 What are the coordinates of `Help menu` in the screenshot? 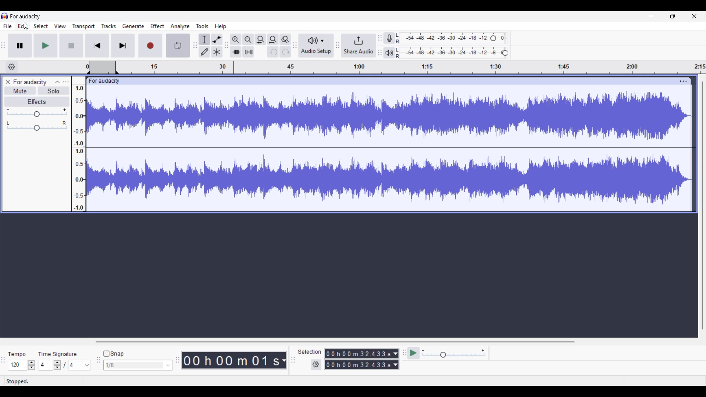 It's located at (221, 26).